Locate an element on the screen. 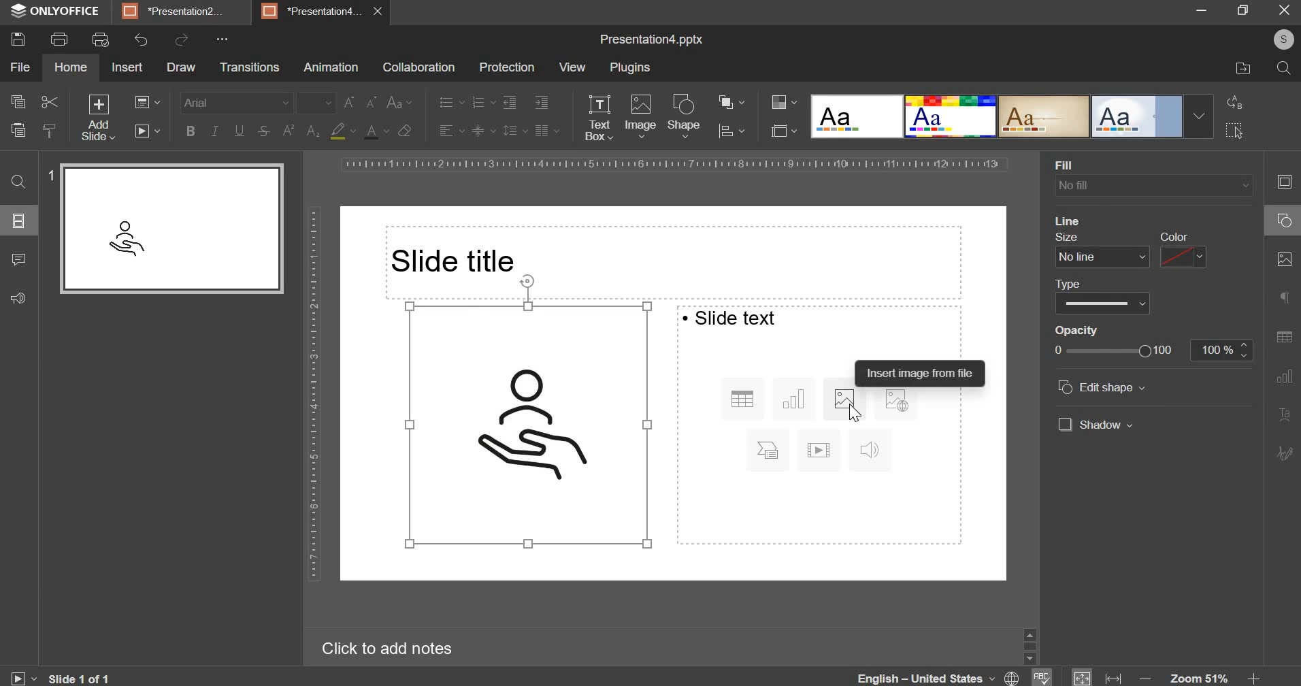 This screenshot has height=686, width=1301. fill color is located at coordinates (341, 131).